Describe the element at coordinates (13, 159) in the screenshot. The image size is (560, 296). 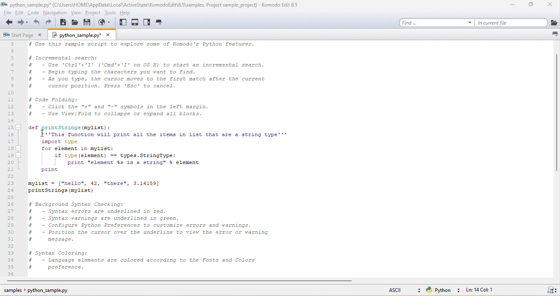
I see `line numbers` at that location.